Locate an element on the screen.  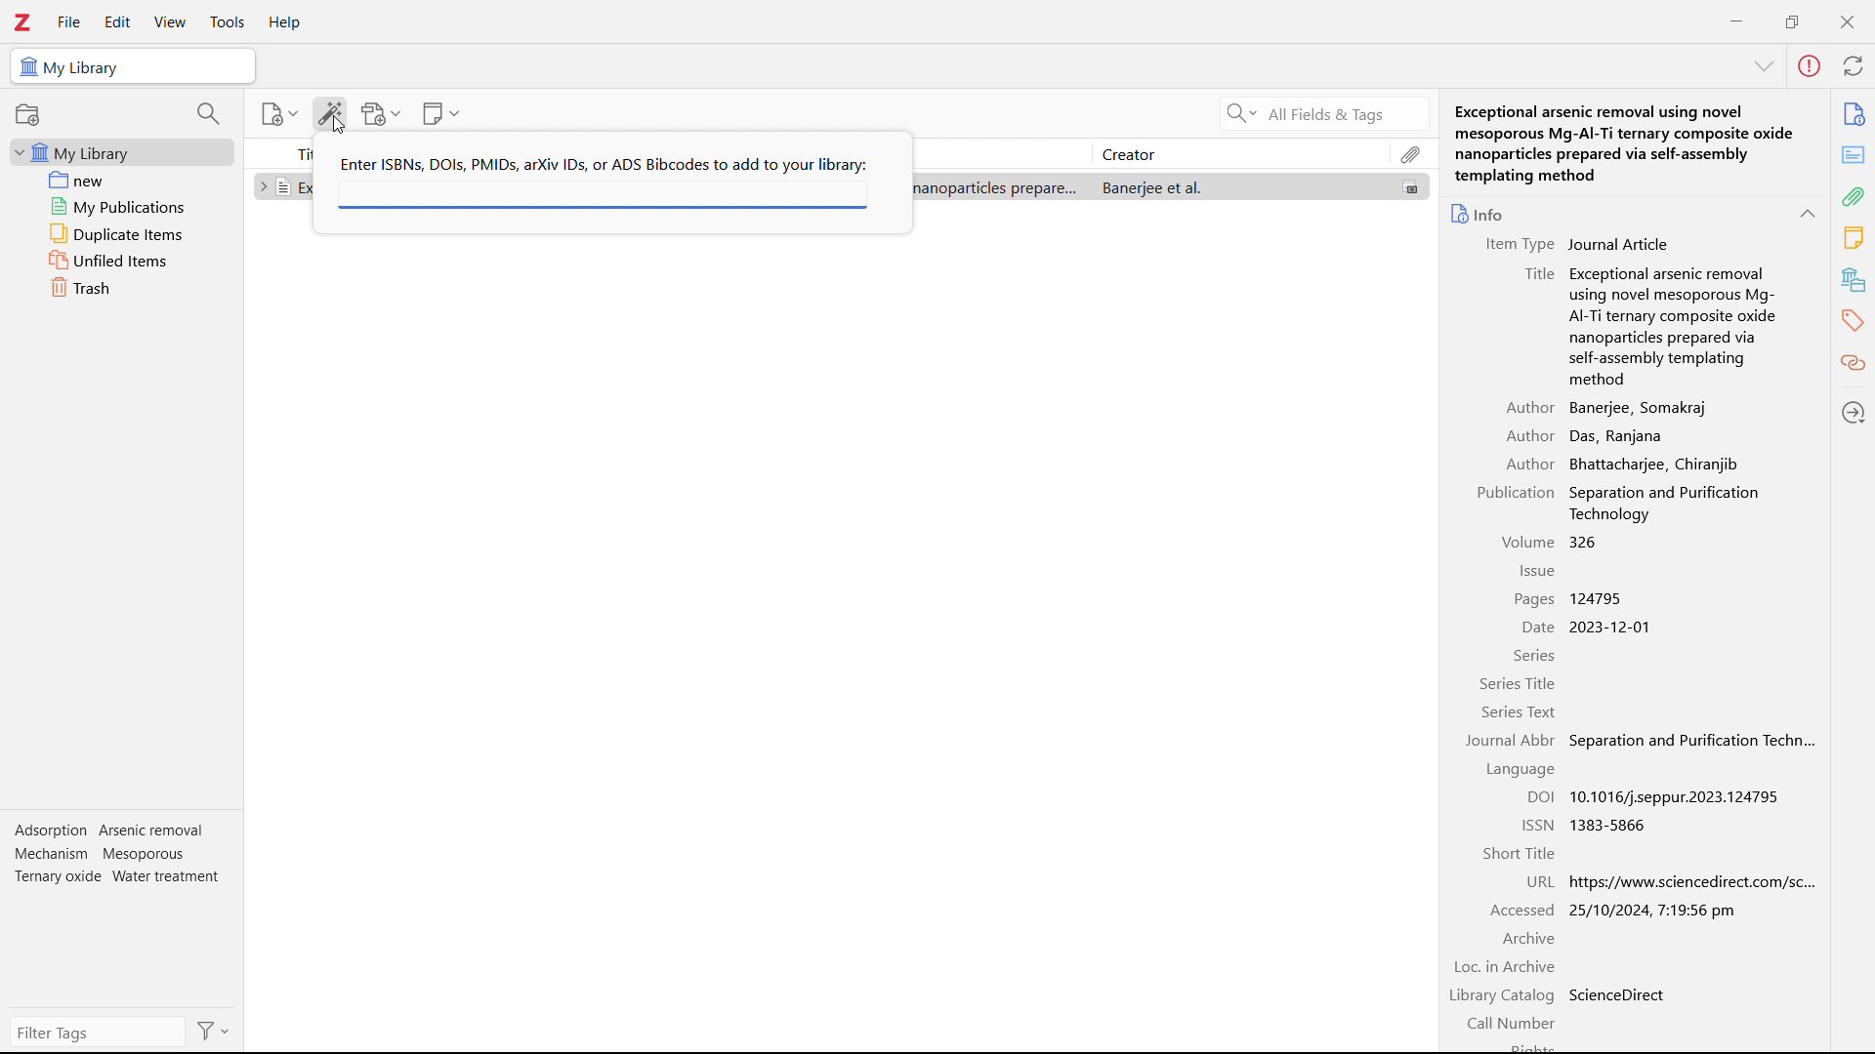
new is located at coordinates (124, 180).